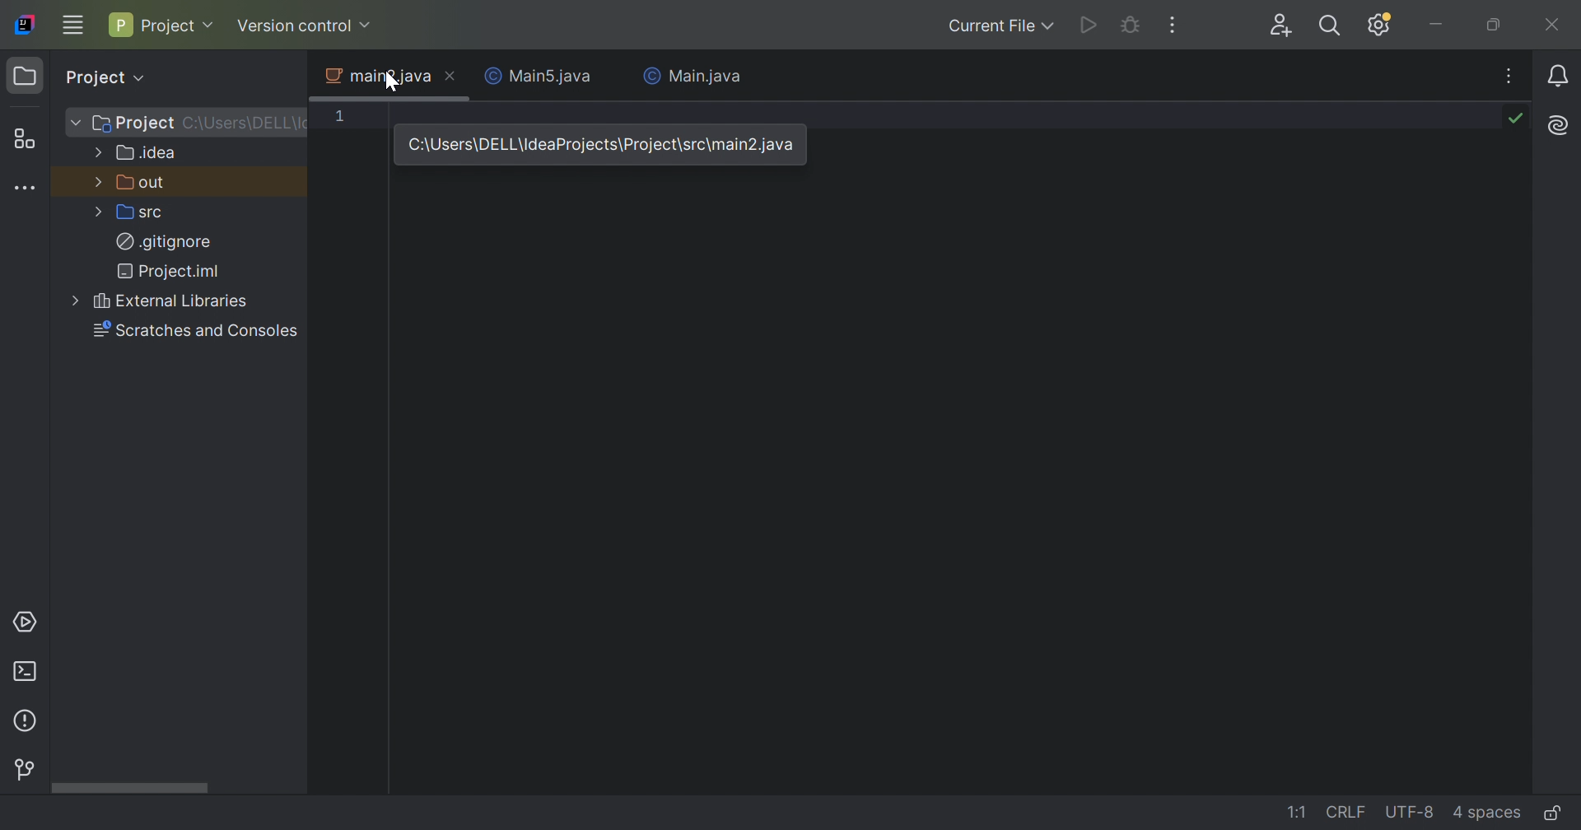  What do you see at coordinates (1554, 26) in the screenshot?
I see `Close` at bounding box center [1554, 26].